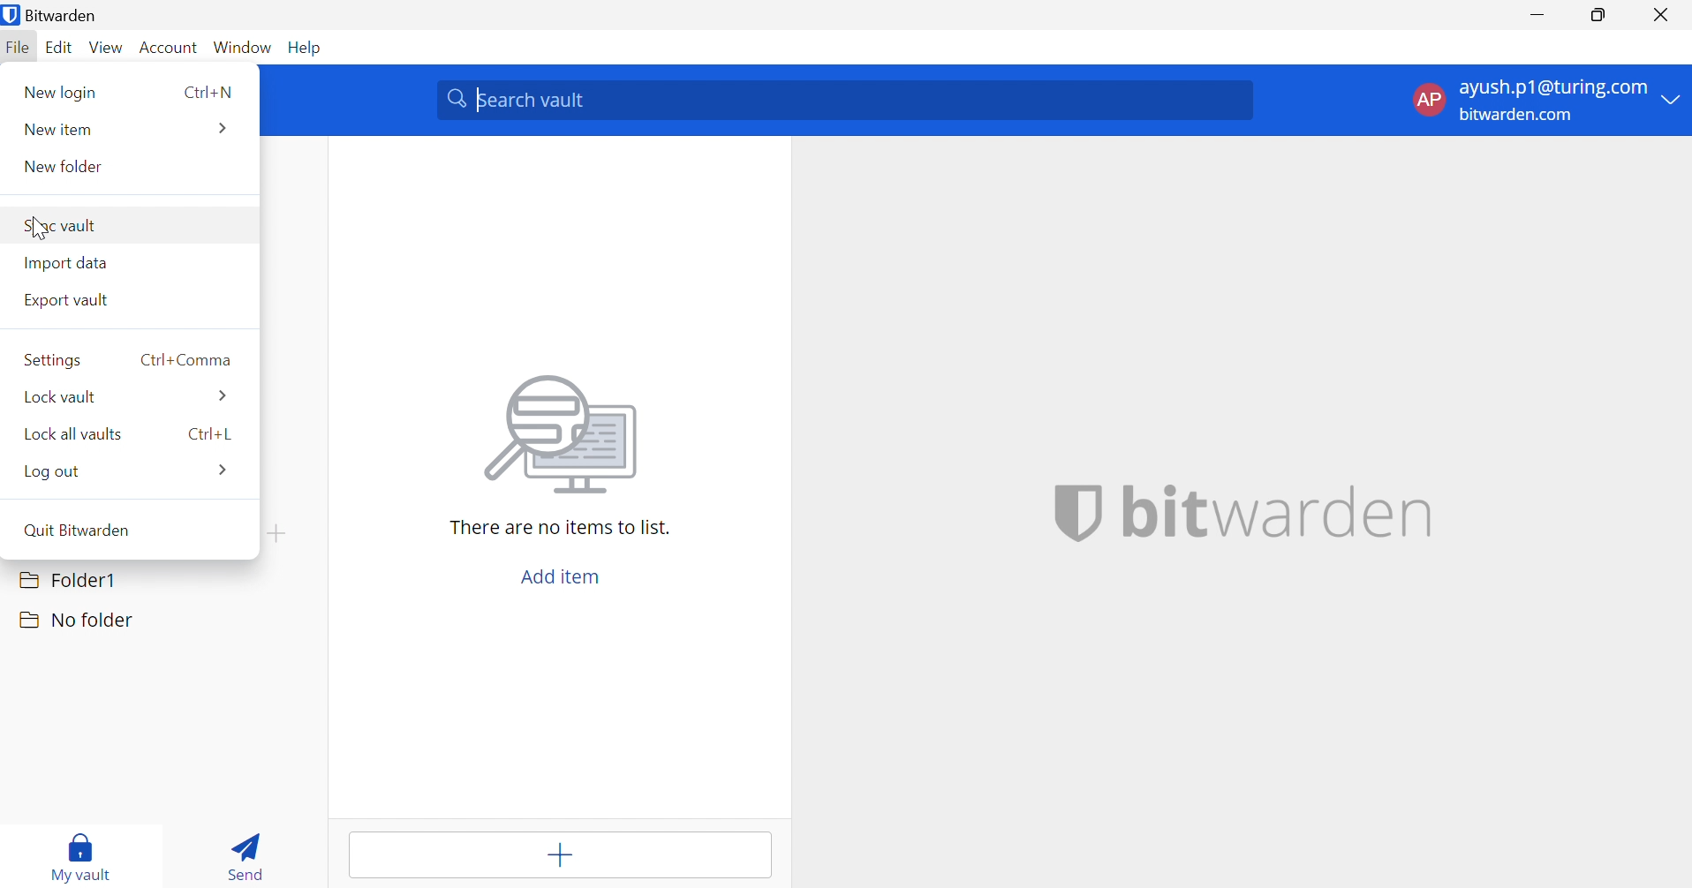 This screenshot has height=888, width=1692. I want to click on Window, so click(243, 47).